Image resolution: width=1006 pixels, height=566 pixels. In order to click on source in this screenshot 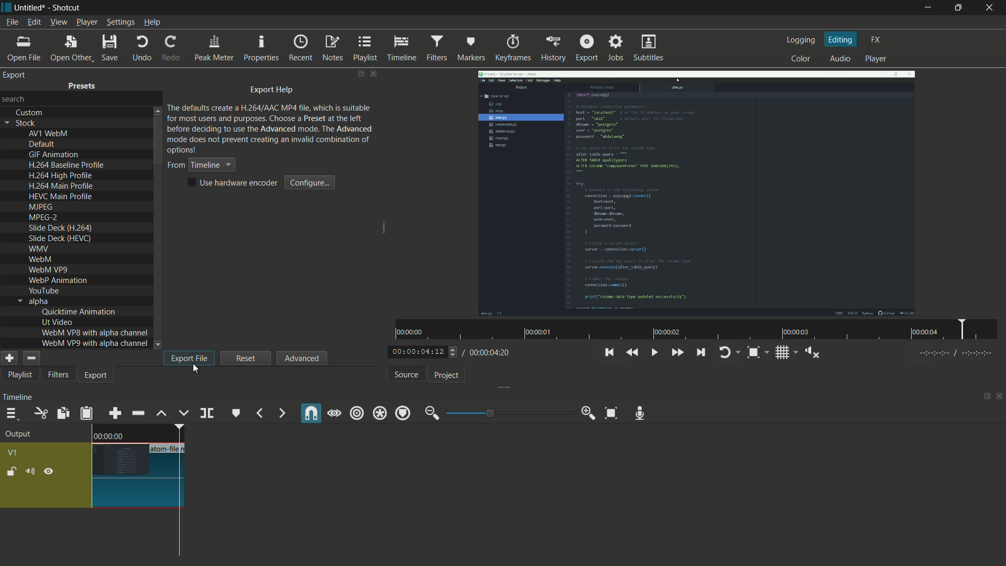, I will do `click(406, 375)`.